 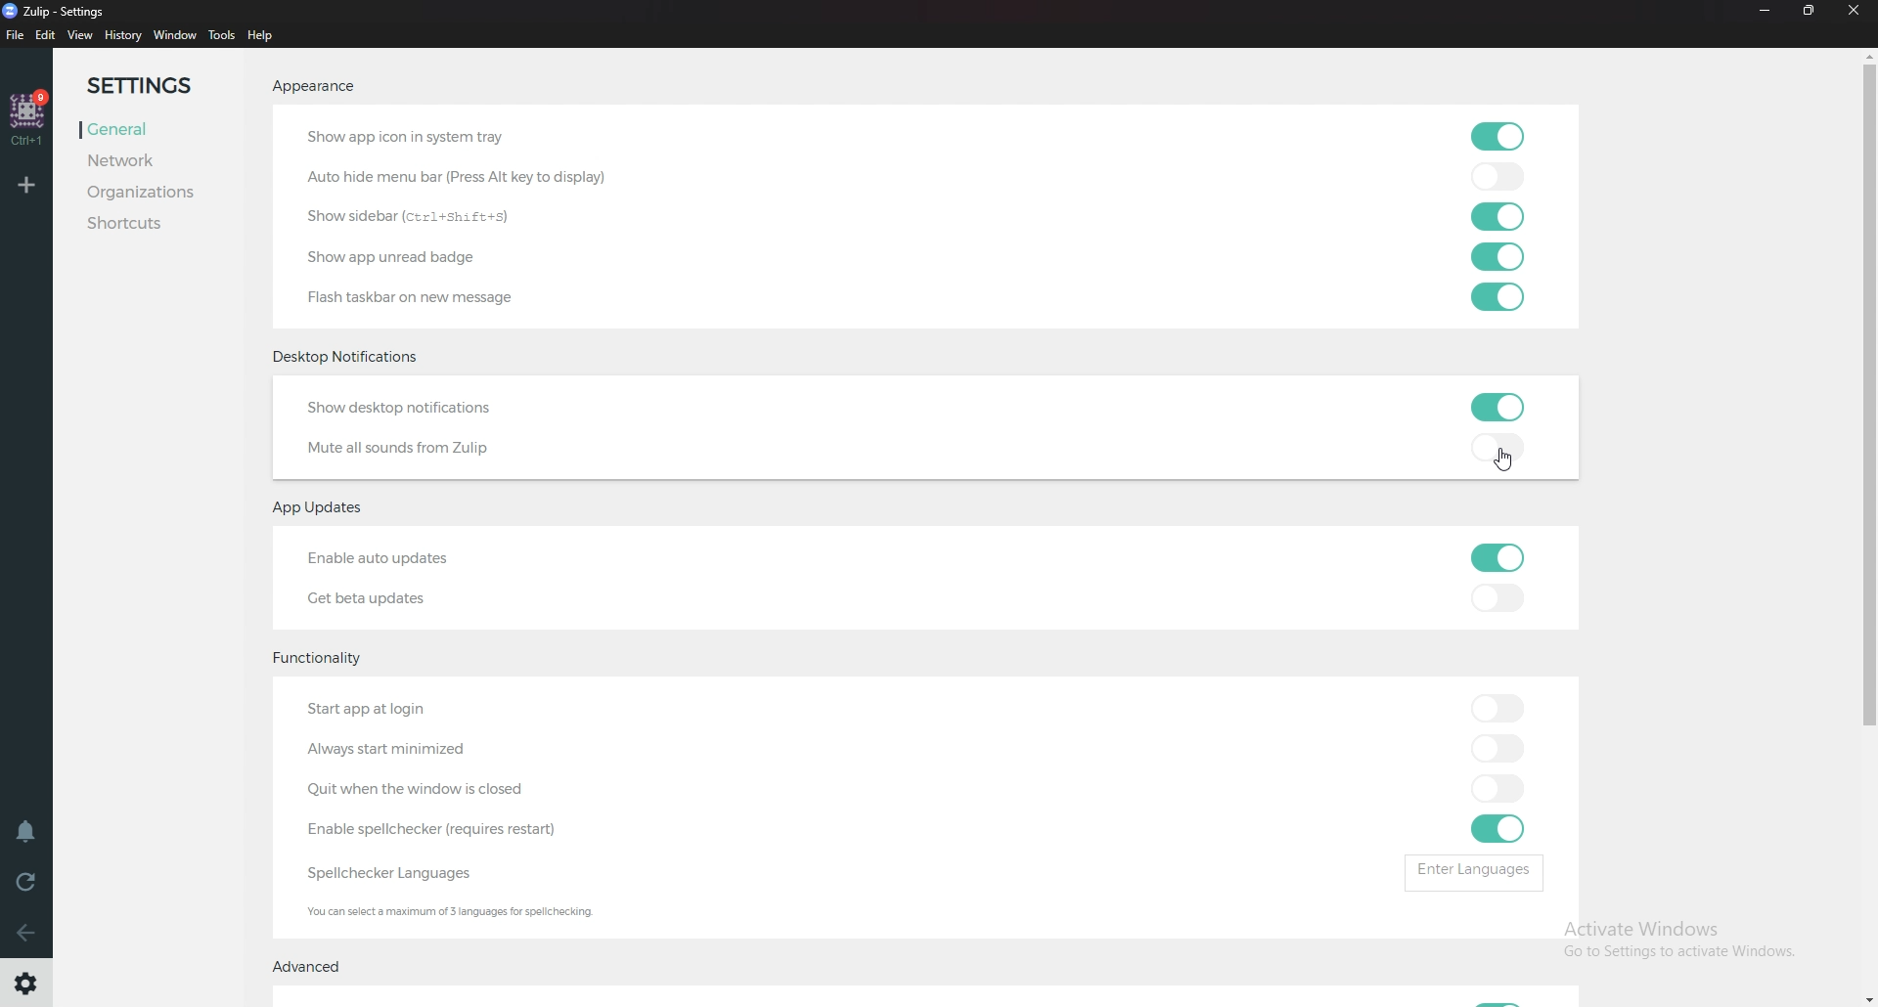 I want to click on Resize, so click(x=1810, y=12).